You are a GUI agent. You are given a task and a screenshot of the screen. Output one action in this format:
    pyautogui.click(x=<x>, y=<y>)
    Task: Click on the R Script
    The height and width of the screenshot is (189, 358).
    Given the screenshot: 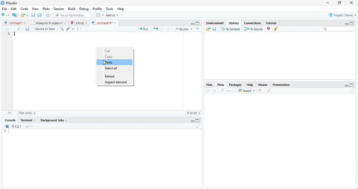 What is the action you would take?
    pyautogui.click(x=194, y=113)
    